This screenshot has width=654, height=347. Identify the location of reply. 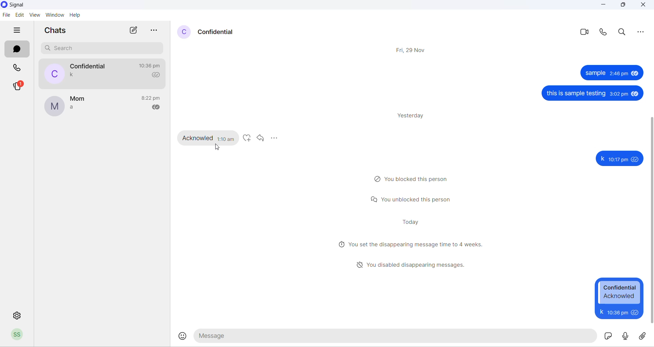
(260, 138).